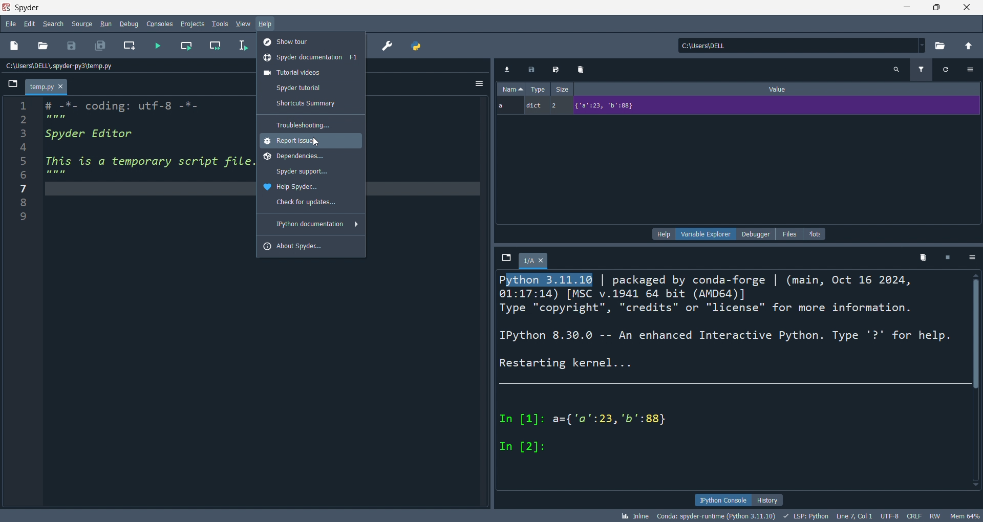  I want to click on Hemberger settings, so click(479, 83).